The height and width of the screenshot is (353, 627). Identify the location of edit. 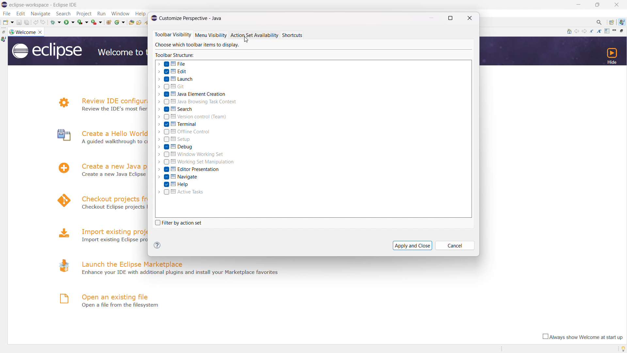
(21, 13).